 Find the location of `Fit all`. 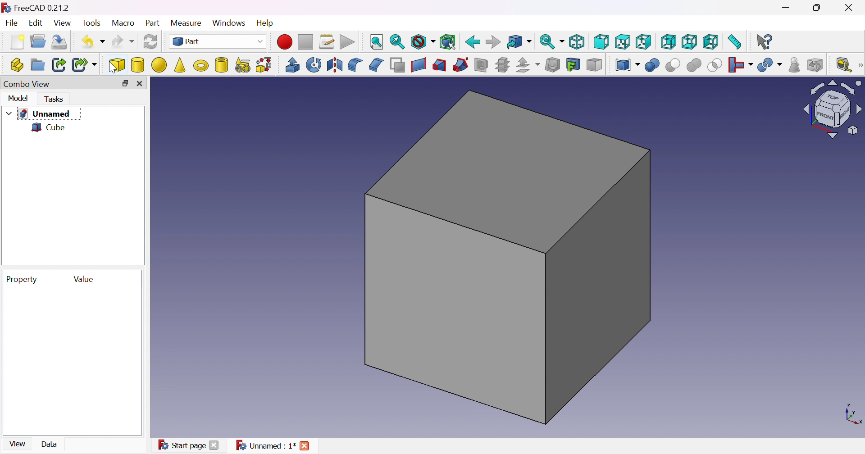

Fit all is located at coordinates (377, 42).